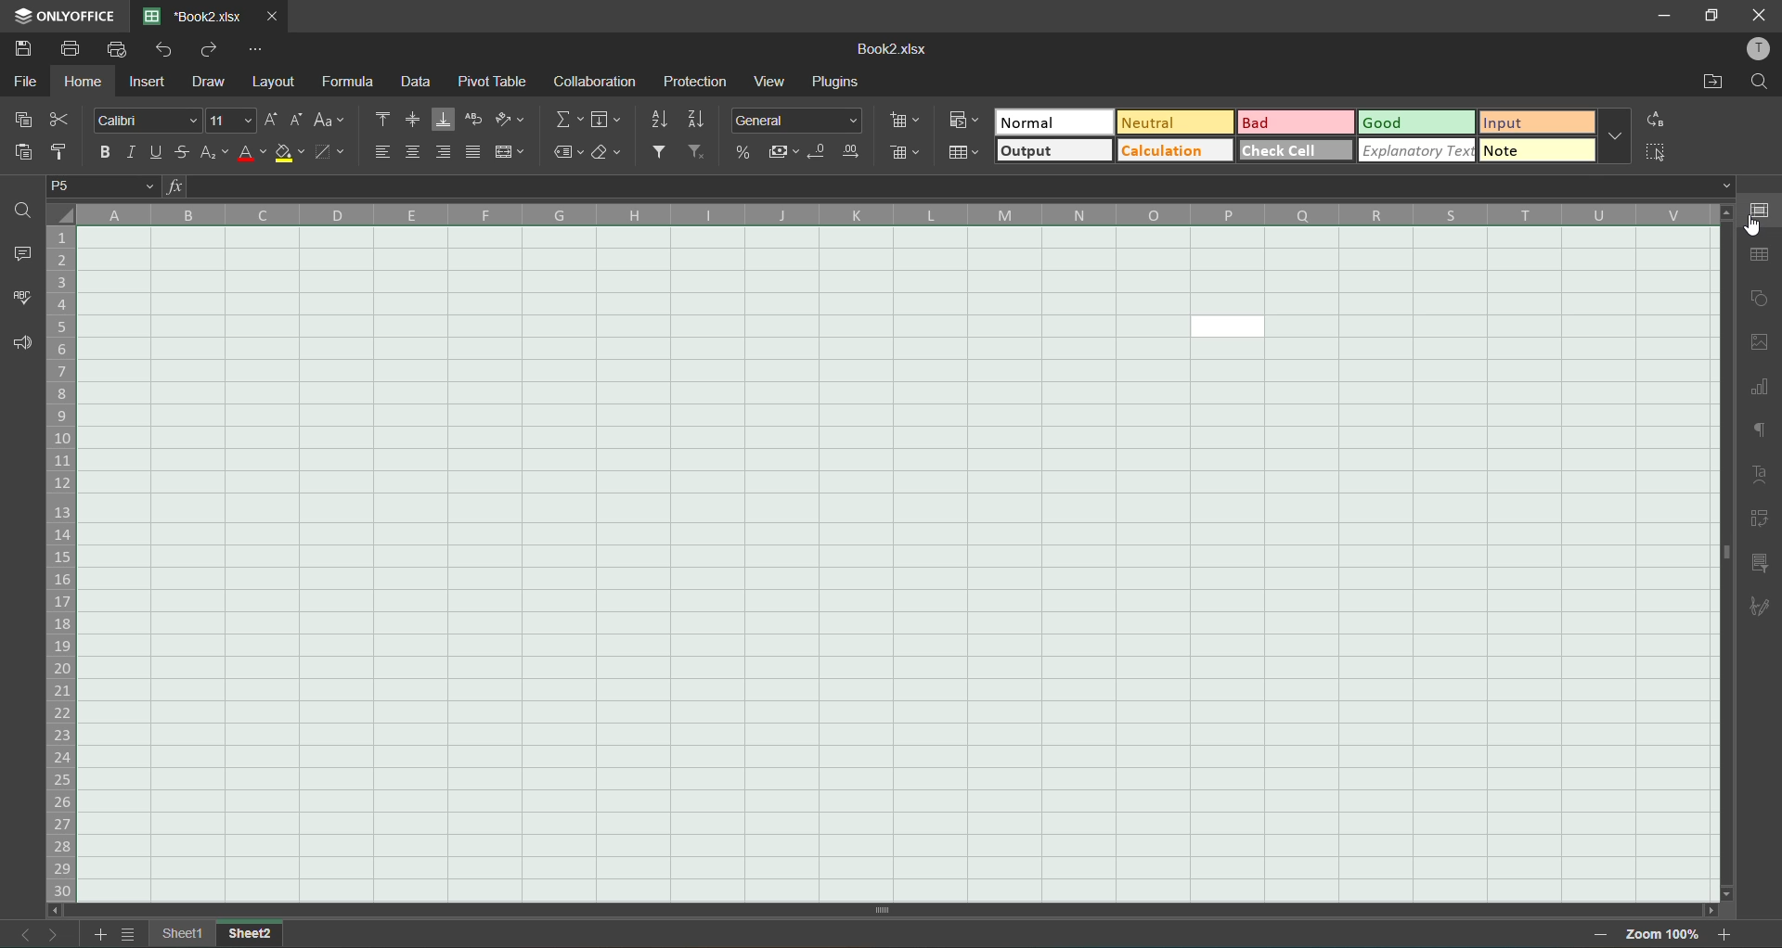 Image resolution: width=1782 pixels, height=948 pixels. I want to click on home, so click(88, 84).